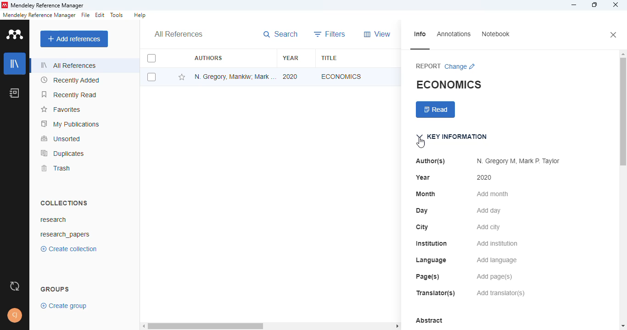 Image resolution: width=627 pixels, height=330 pixels. Describe the element at coordinates (519, 160) in the screenshot. I see `N. Gregory M, Mark P. Taylor` at that location.